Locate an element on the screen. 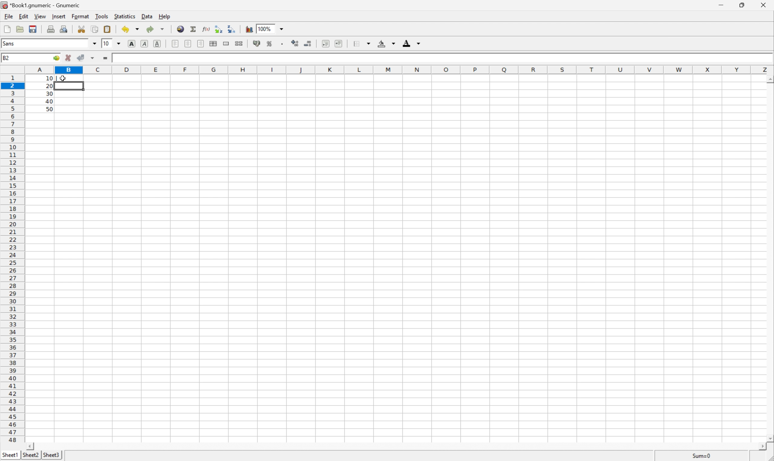  Underline is located at coordinates (157, 43).